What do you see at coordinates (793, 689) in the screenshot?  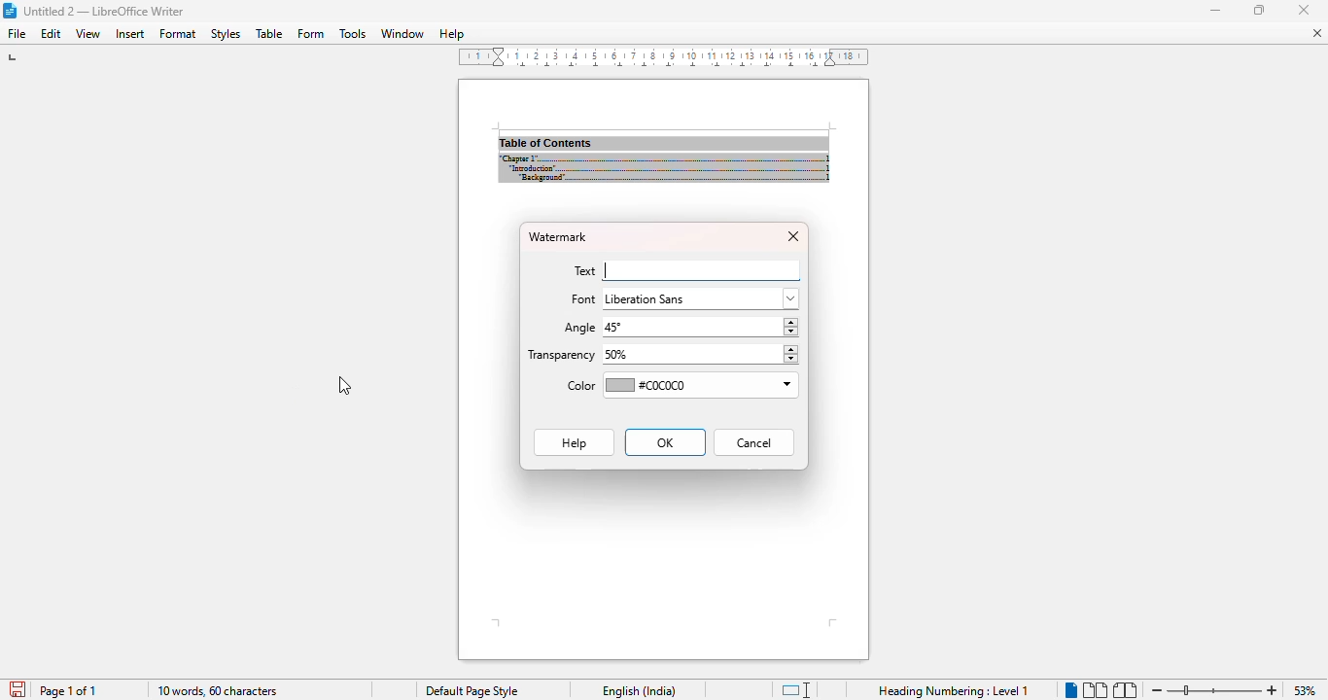 I see `standard selection` at bounding box center [793, 689].